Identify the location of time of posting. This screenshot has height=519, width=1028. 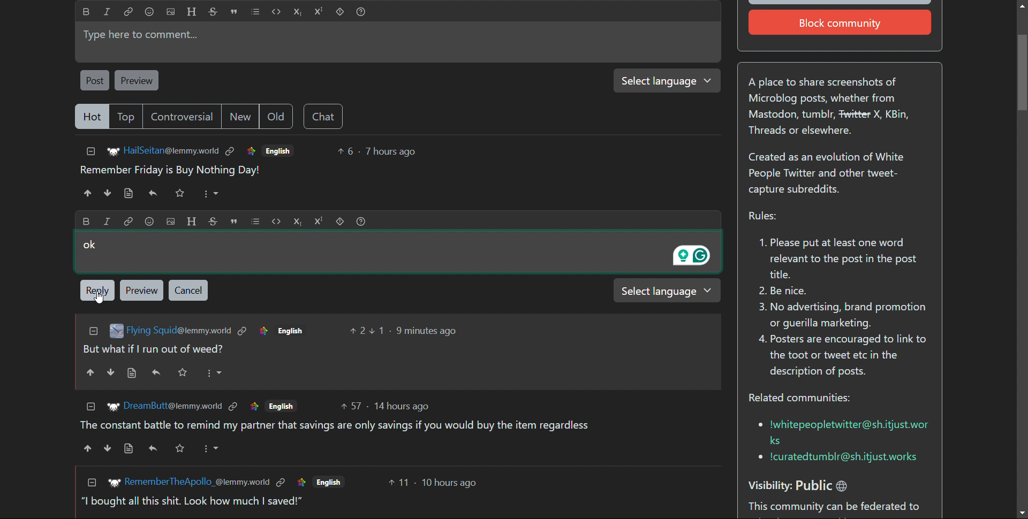
(390, 151).